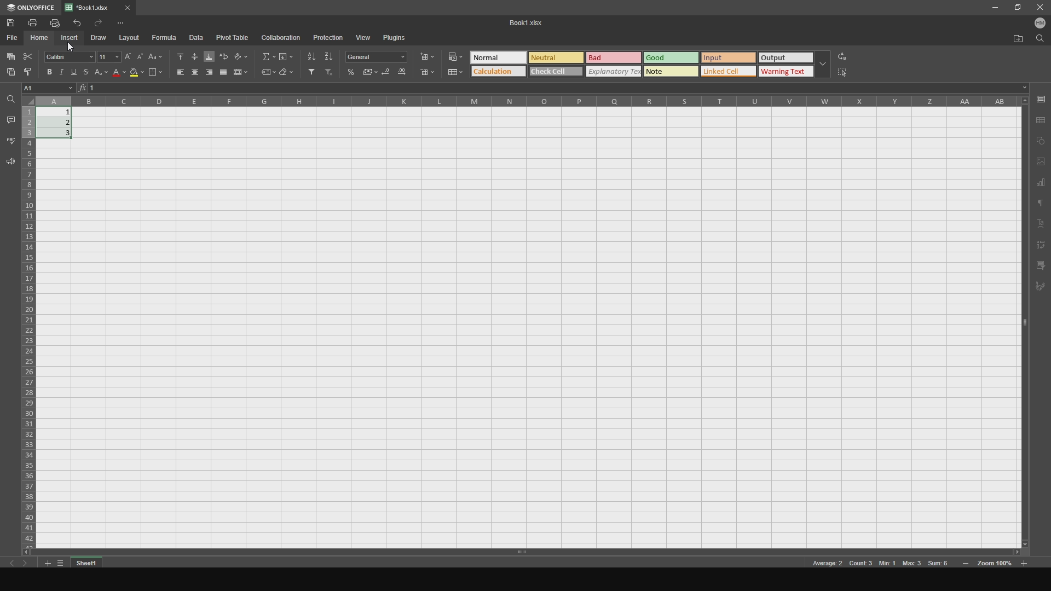  What do you see at coordinates (994, 9) in the screenshot?
I see `minimize` at bounding box center [994, 9].